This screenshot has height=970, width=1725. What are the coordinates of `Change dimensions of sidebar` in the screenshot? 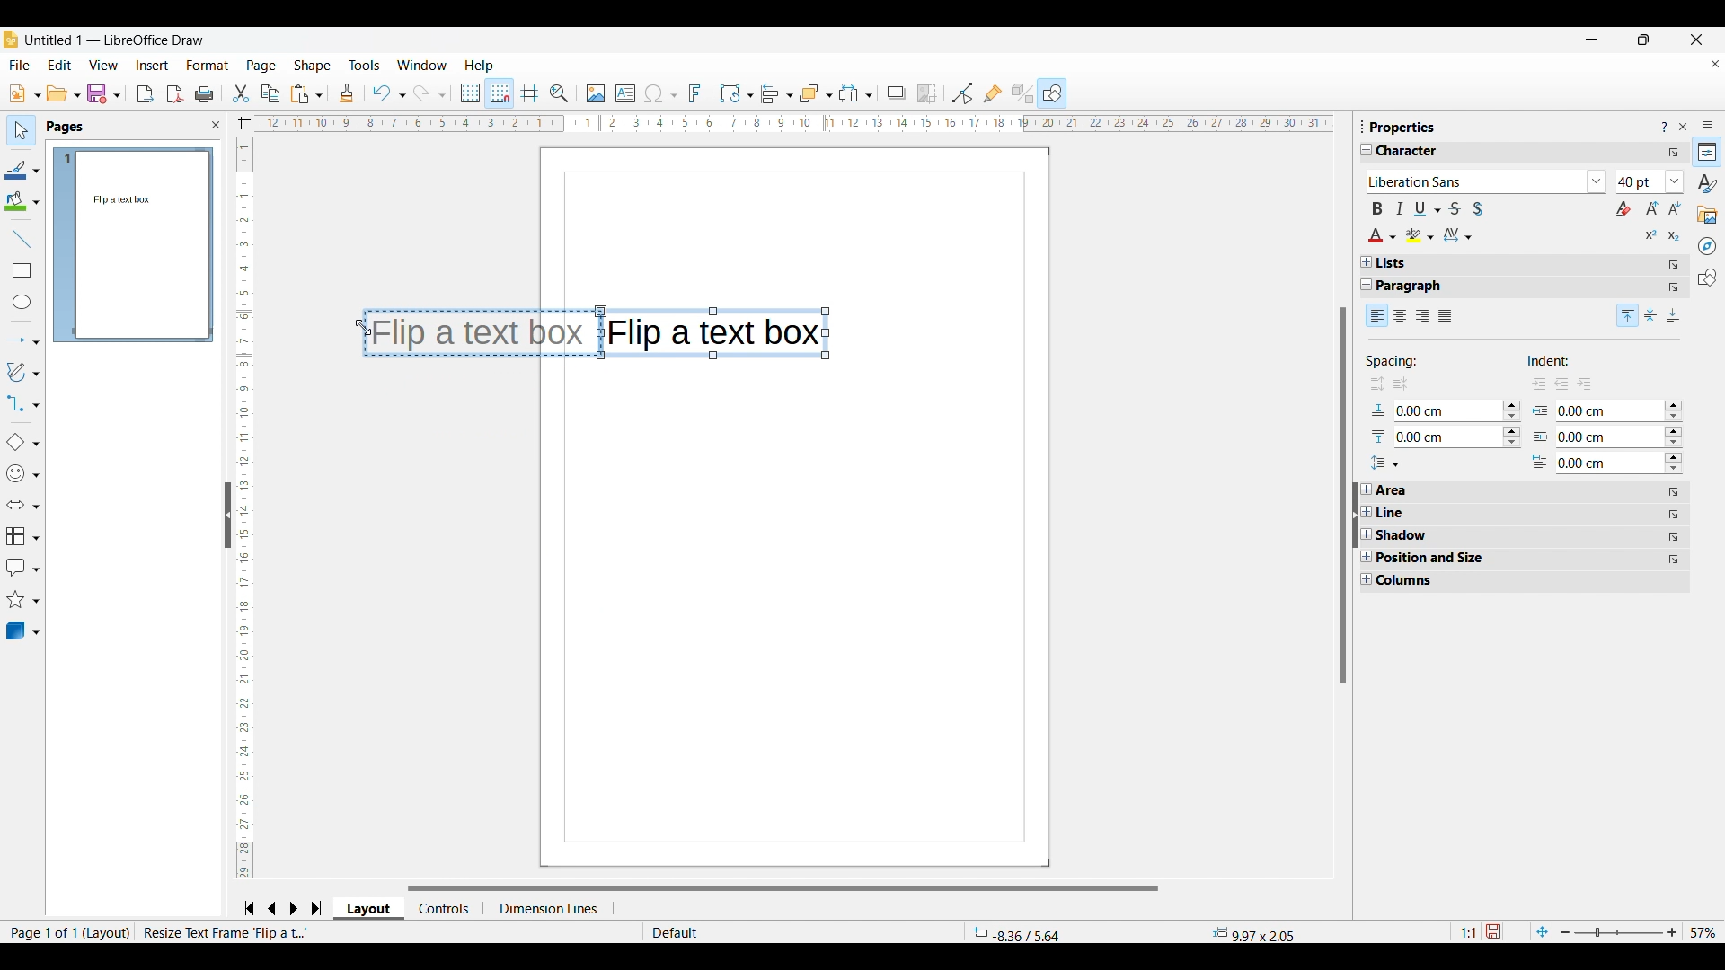 It's located at (1363, 126).